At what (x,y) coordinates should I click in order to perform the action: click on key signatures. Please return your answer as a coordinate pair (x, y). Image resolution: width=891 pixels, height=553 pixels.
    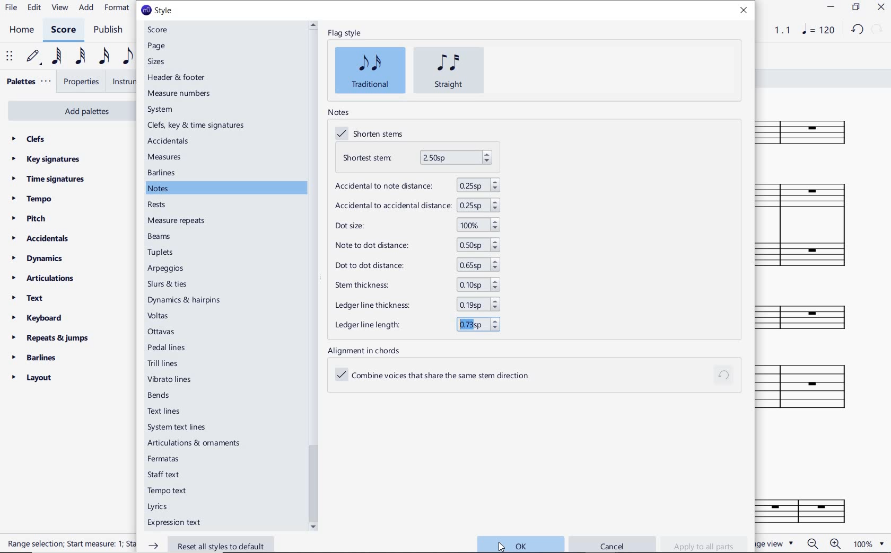
    Looking at the image, I should click on (46, 159).